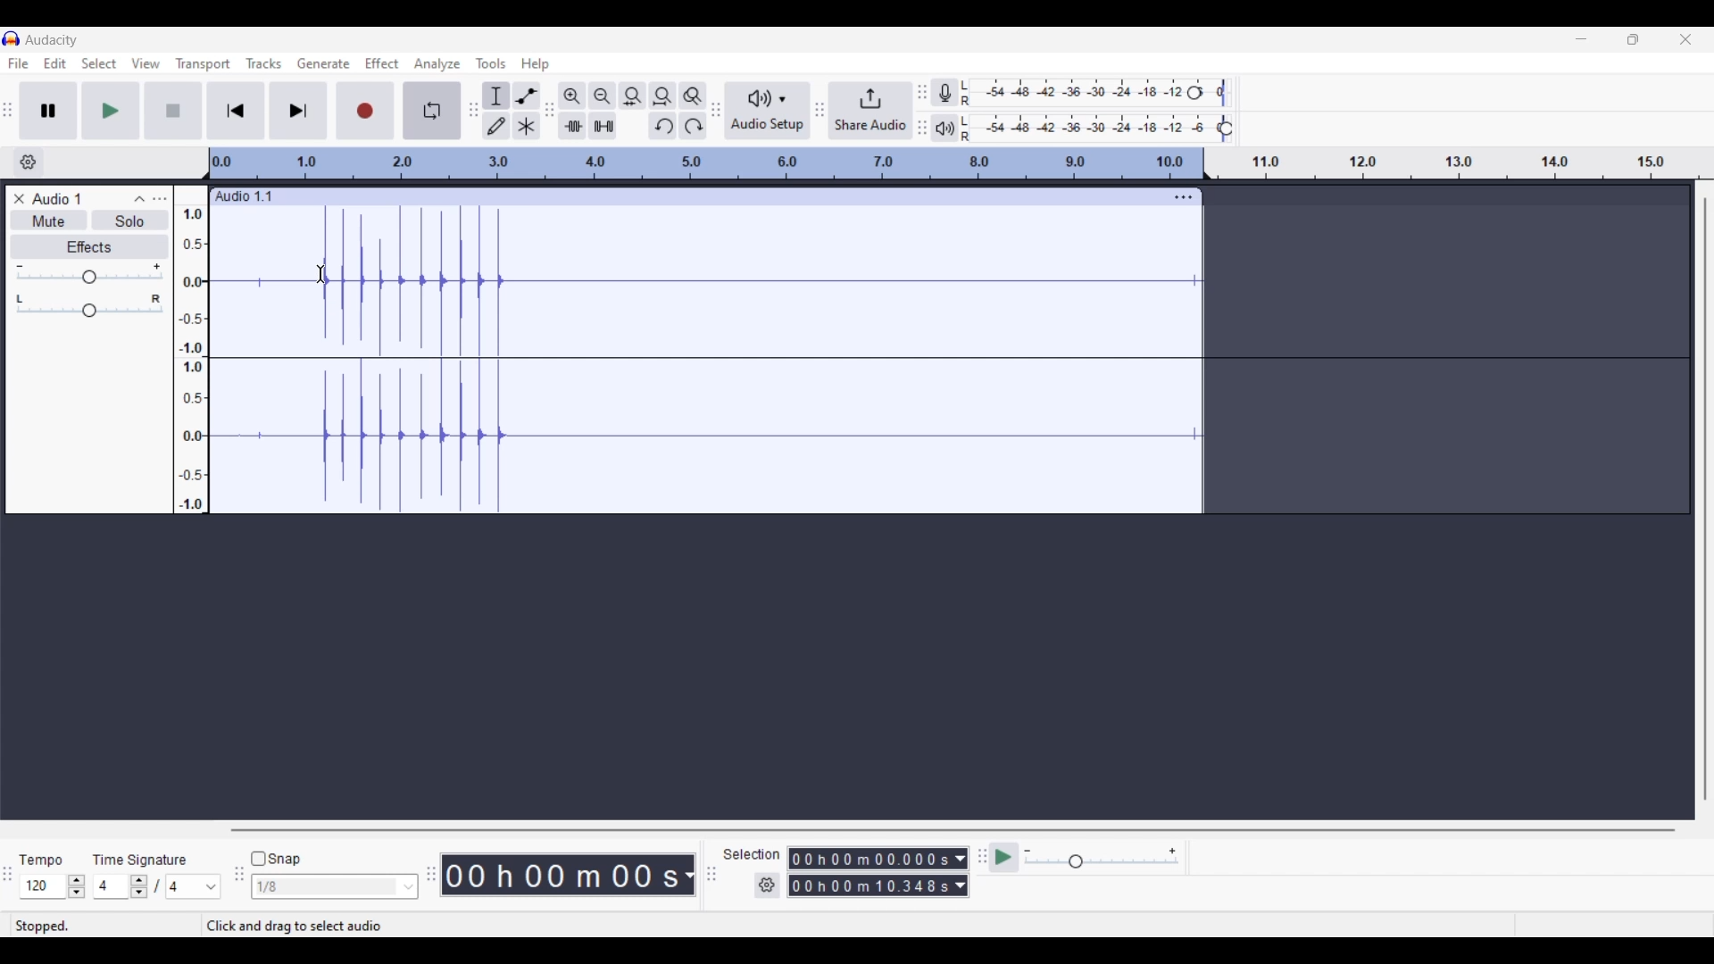 This screenshot has width=1714, height=964. Describe the element at coordinates (571, 95) in the screenshot. I see `Zoom in` at that location.